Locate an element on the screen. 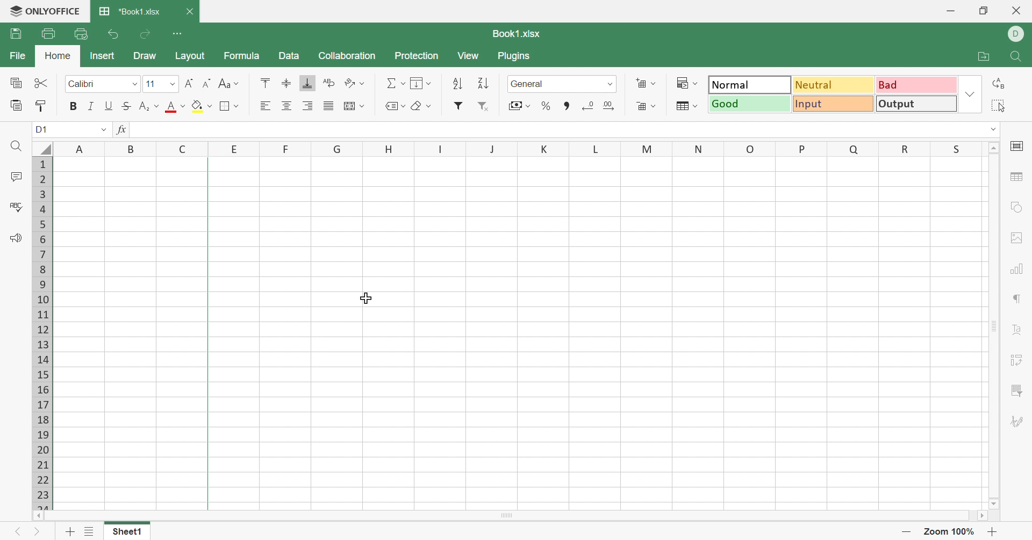  Drop Down is located at coordinates (174, 84).